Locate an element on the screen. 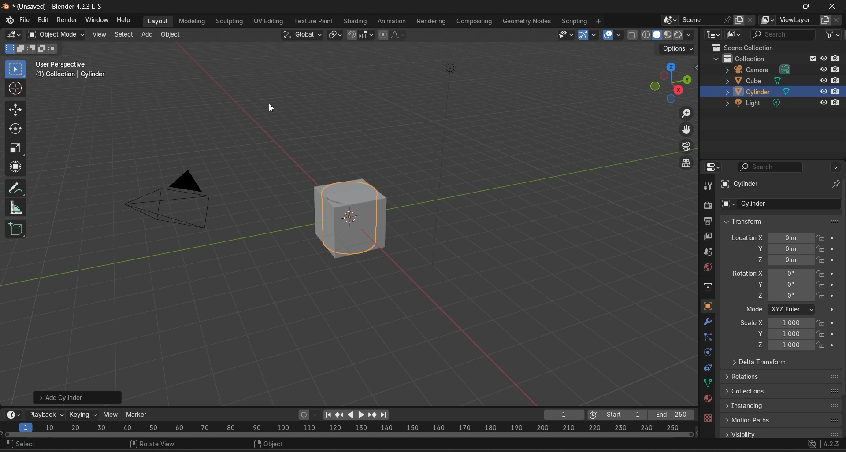  animate property is located at coordinates (833, 259).